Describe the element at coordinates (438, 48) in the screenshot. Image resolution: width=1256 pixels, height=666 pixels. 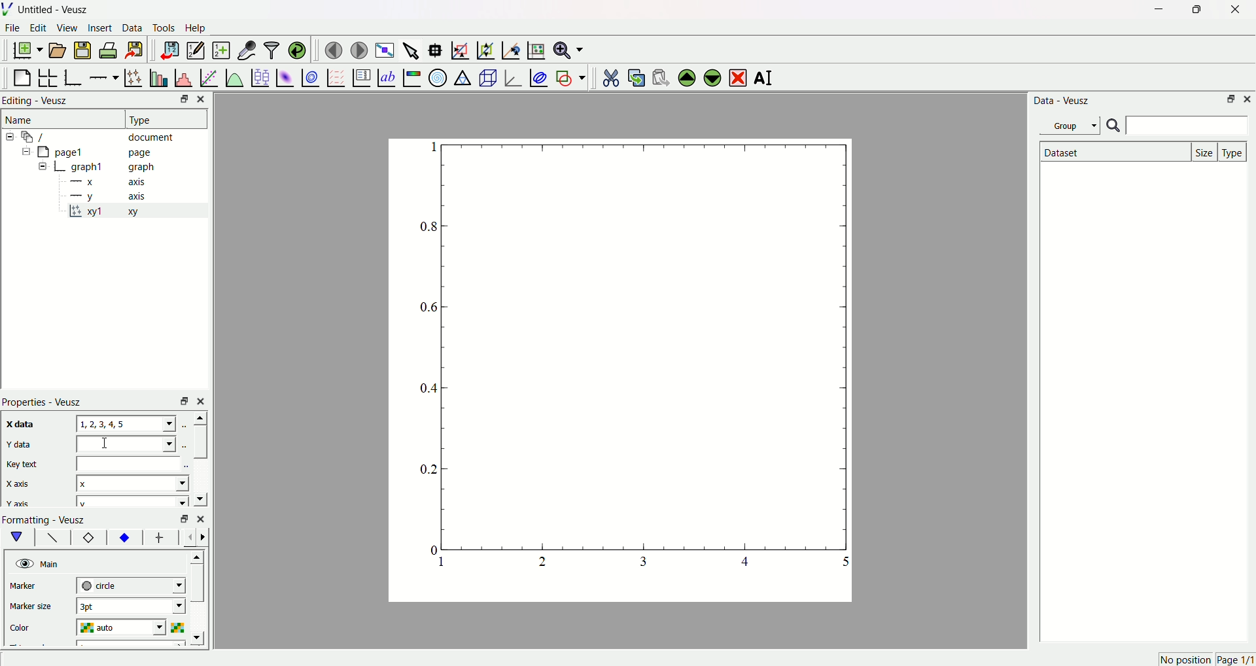
I see `read data points` at that location.